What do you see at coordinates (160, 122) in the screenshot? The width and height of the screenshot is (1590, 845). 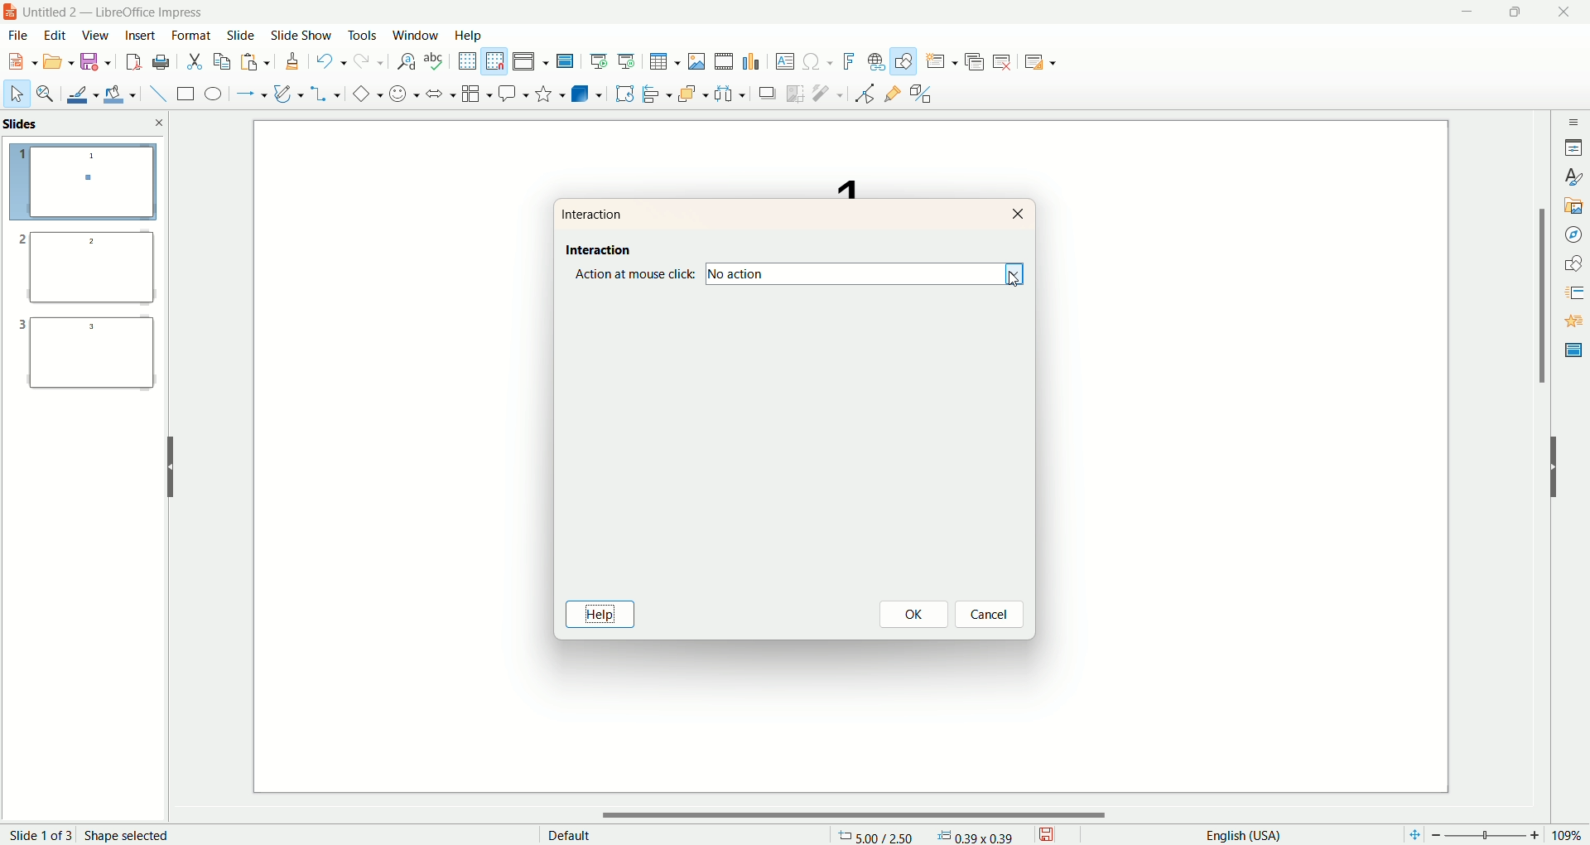 I see `close` at bounding box center [160, 122].